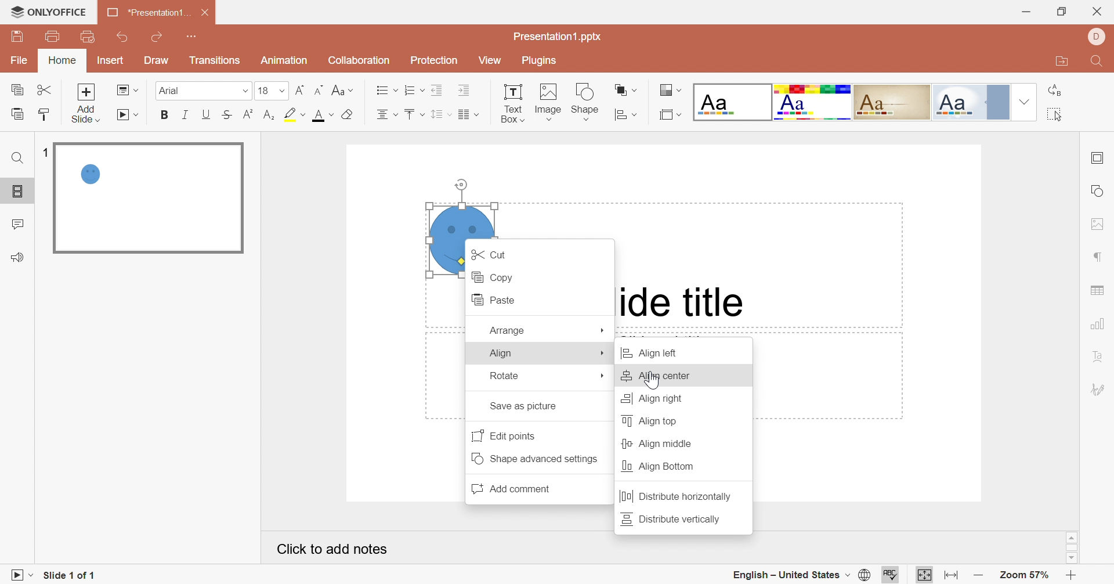 This screenshot has width=1114, height=584. Describe the element at coordinates (626, 92) in the screenshot. I see `Arrange shape` at that location.